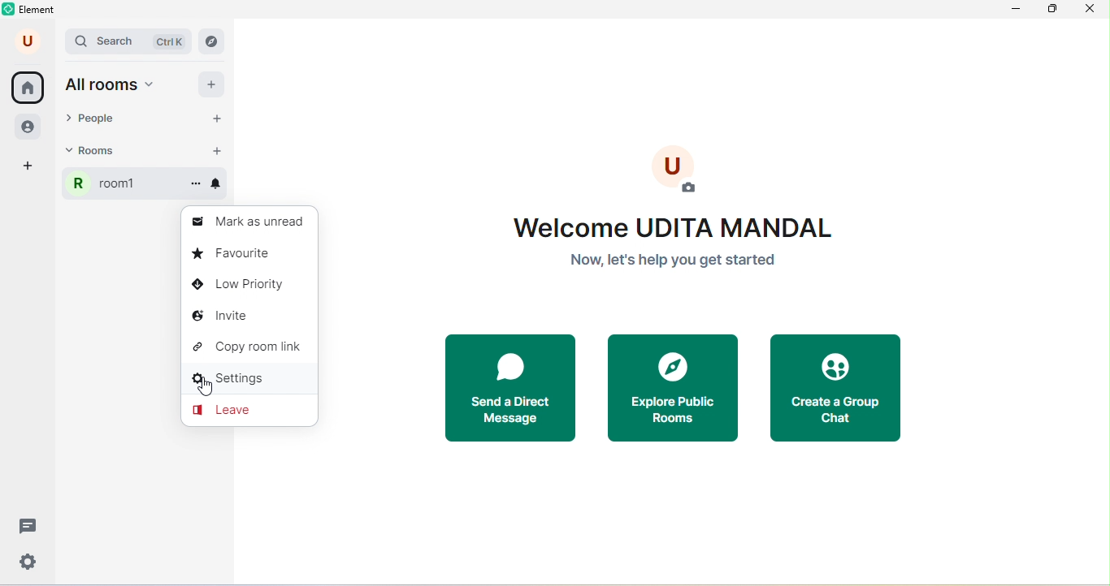 The height and width of the screenshot is (586, 1110). Describe the element at coordinates (29, 166) in the screenshot. I see `add space` at that location.